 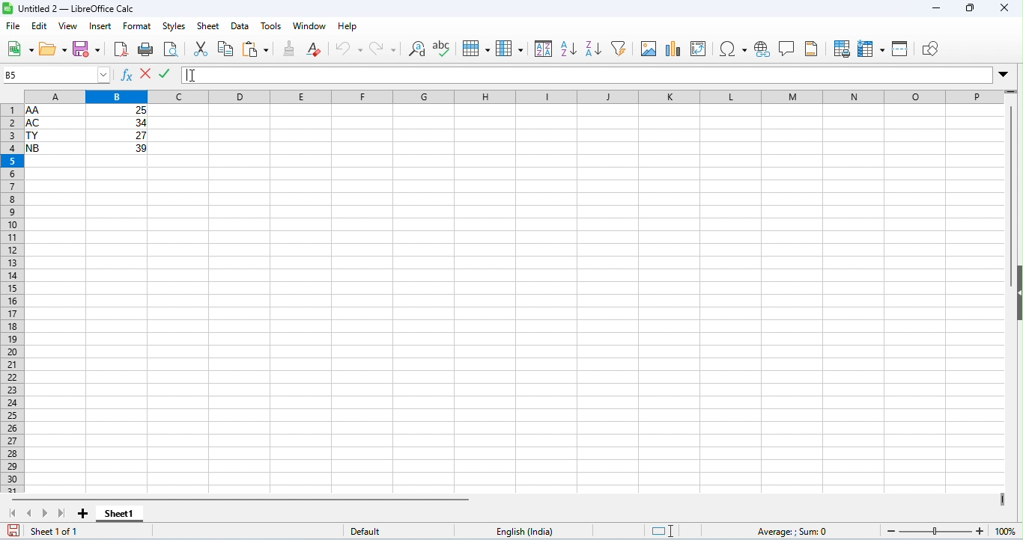 What do you see at coordinates (930, 49) in the screenshot?
I see `show draw functions` at bounding box center [930, 49].